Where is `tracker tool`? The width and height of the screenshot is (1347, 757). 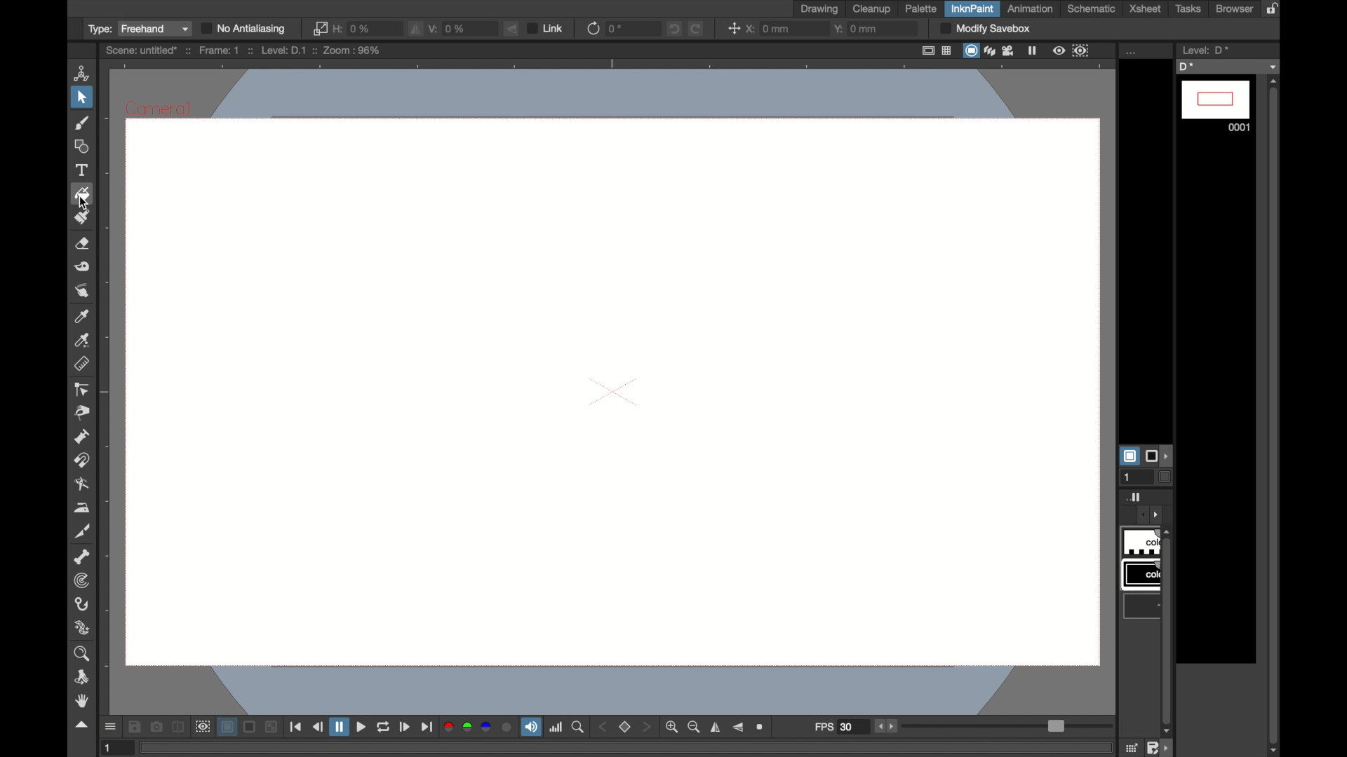 tracker tool is located at coordinates (81, 581).